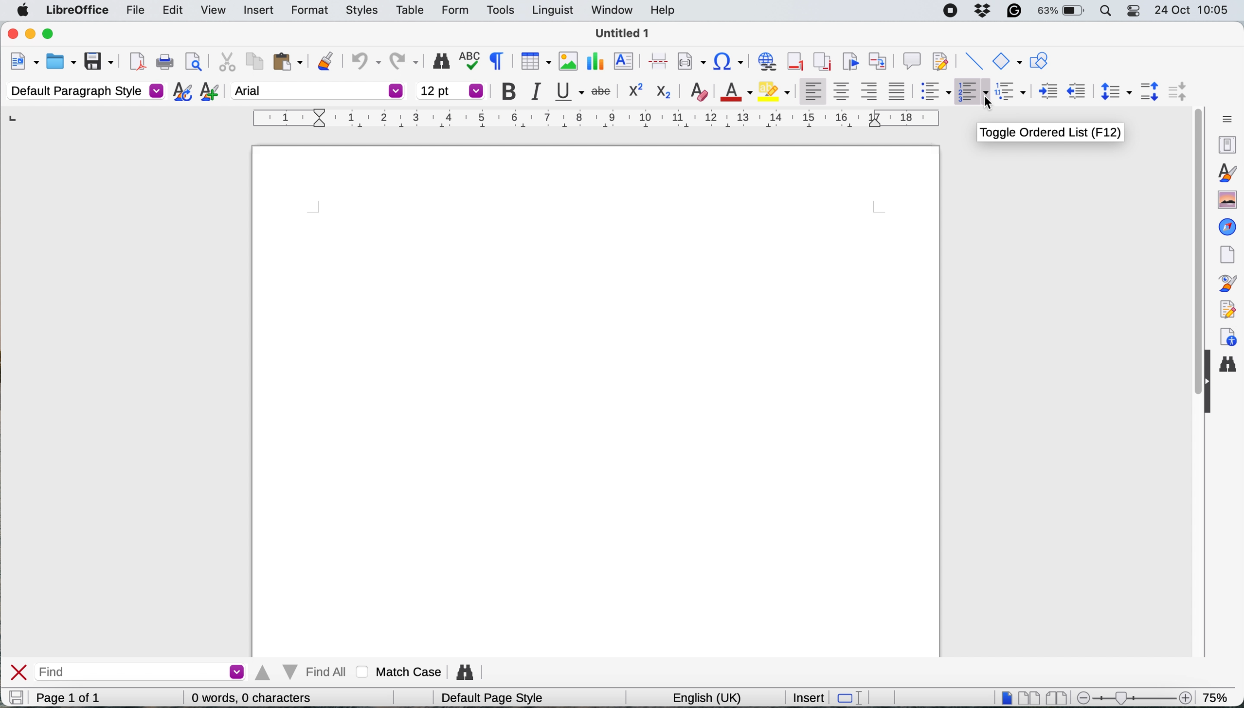  I want to click on collapse, so click(1206, 384).